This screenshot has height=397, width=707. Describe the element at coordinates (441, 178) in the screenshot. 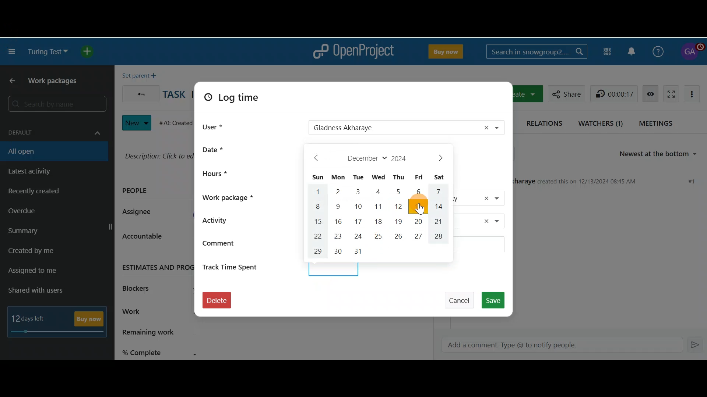

I see `Sat` at that location.